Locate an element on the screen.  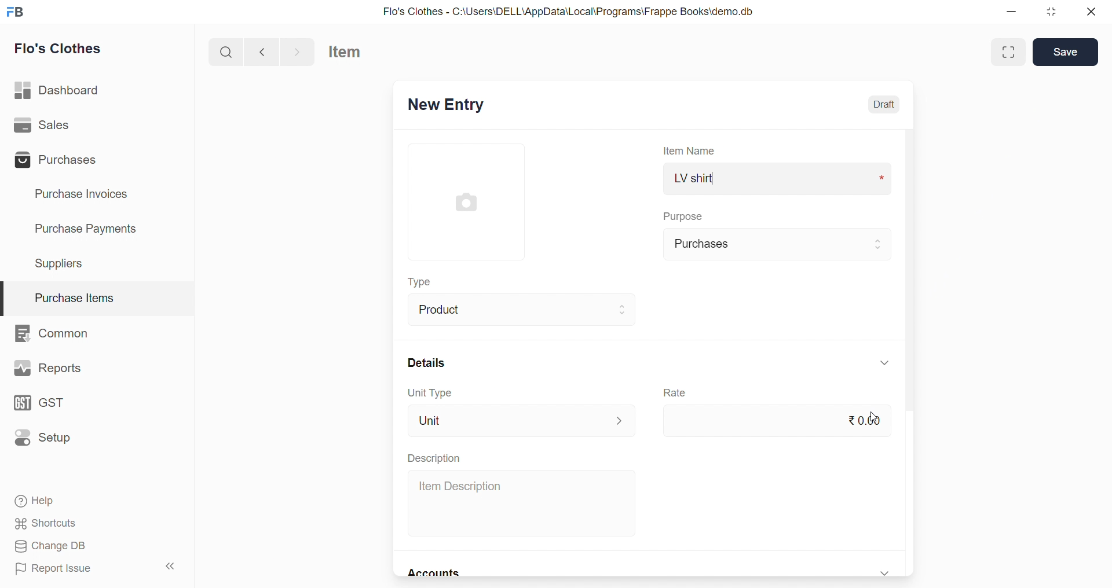
Flo's Clothes - C:\Users\DELL\AppData\Local\Programs\Frappe Books\demo.db is located at coordinates (569, 10).